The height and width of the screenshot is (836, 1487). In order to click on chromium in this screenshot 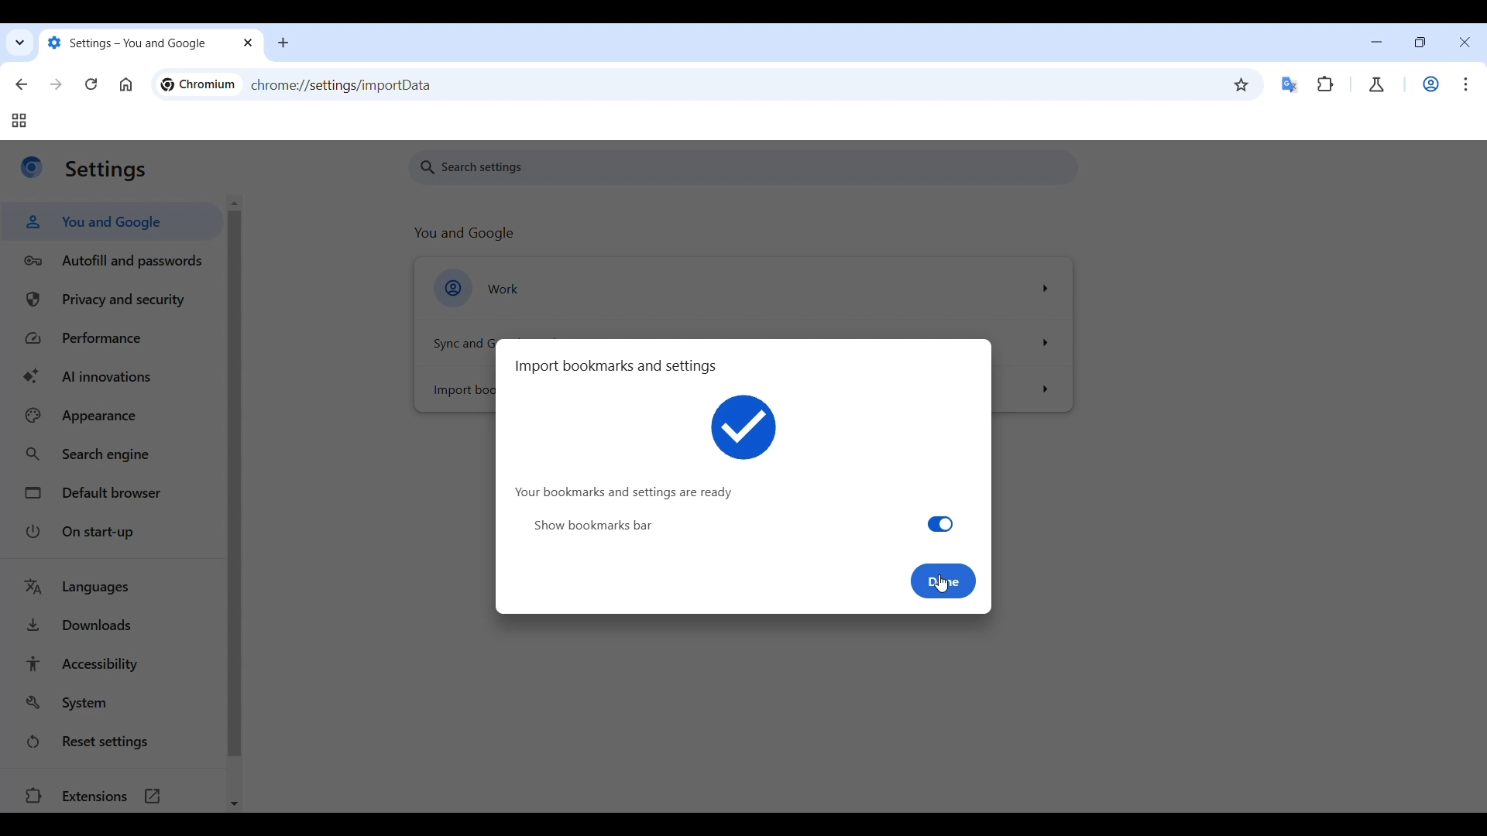, I will do `click(197, 84)`.